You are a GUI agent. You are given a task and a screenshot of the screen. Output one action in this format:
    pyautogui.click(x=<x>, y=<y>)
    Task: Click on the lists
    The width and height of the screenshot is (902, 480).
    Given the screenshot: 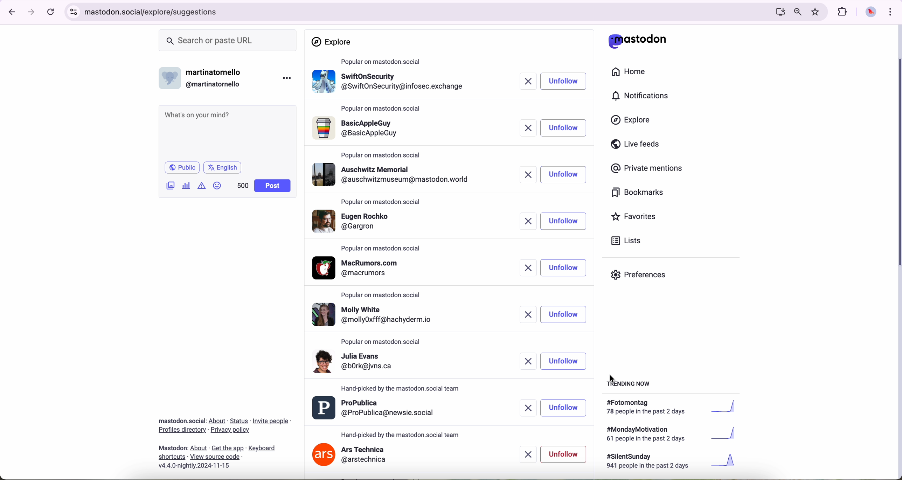 What is the action you would take?
    pyautogui.click(x=623, y=241)
    